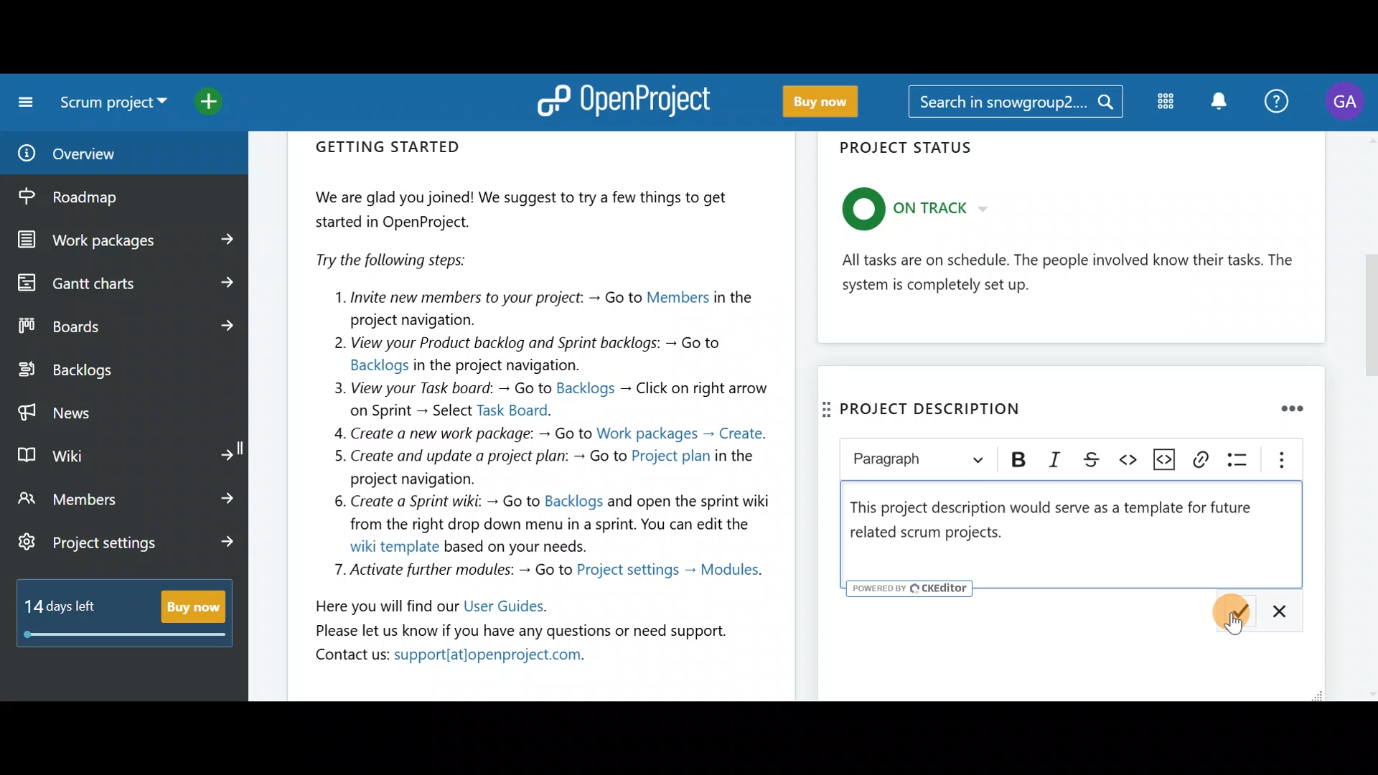  I want to click on Description: Cancel, so click(1286, 608).